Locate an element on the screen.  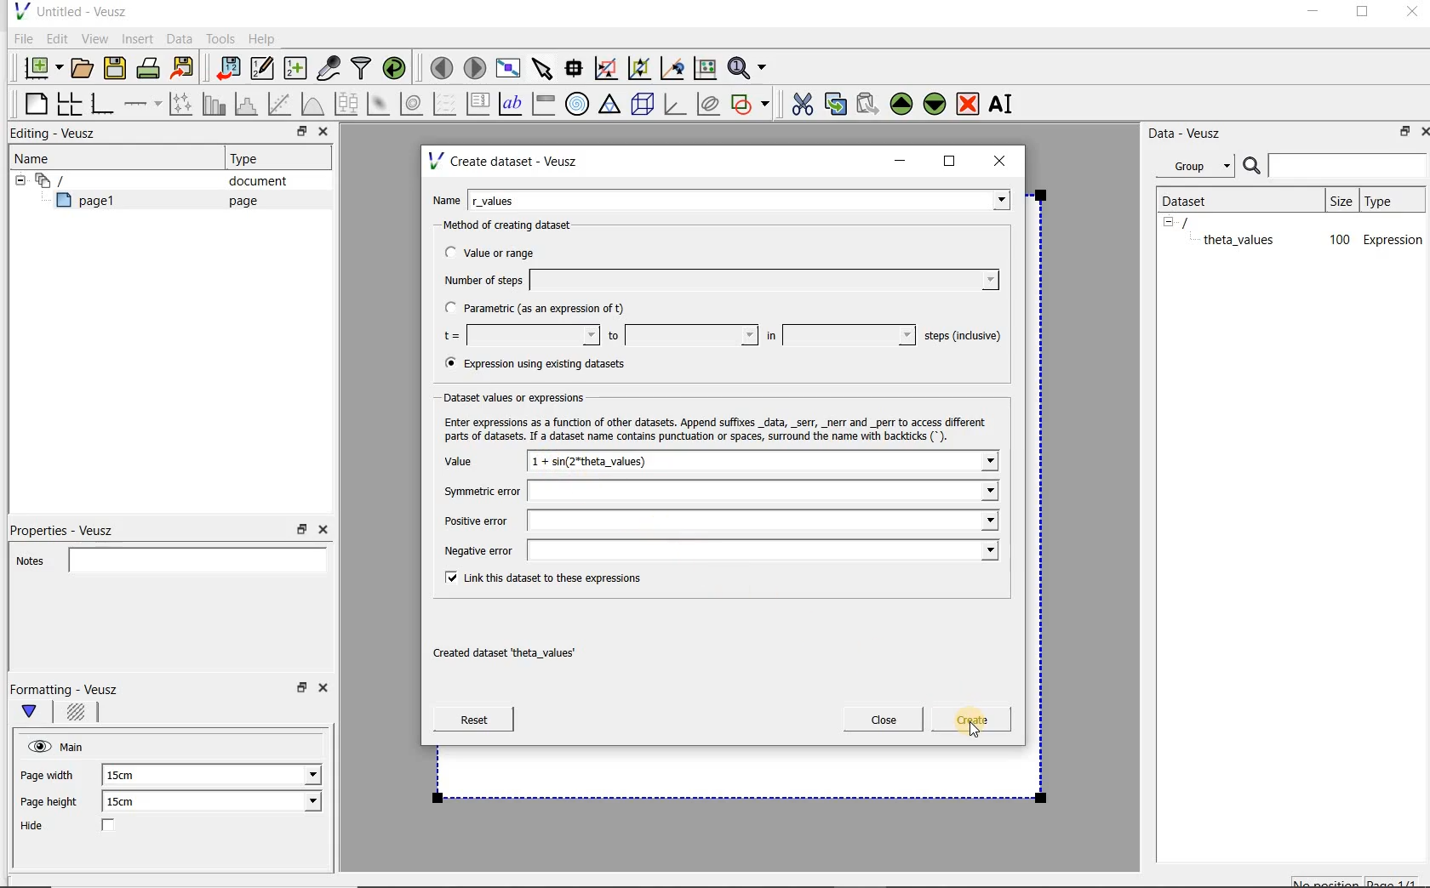
open a document is located at coordinates (84, 66).